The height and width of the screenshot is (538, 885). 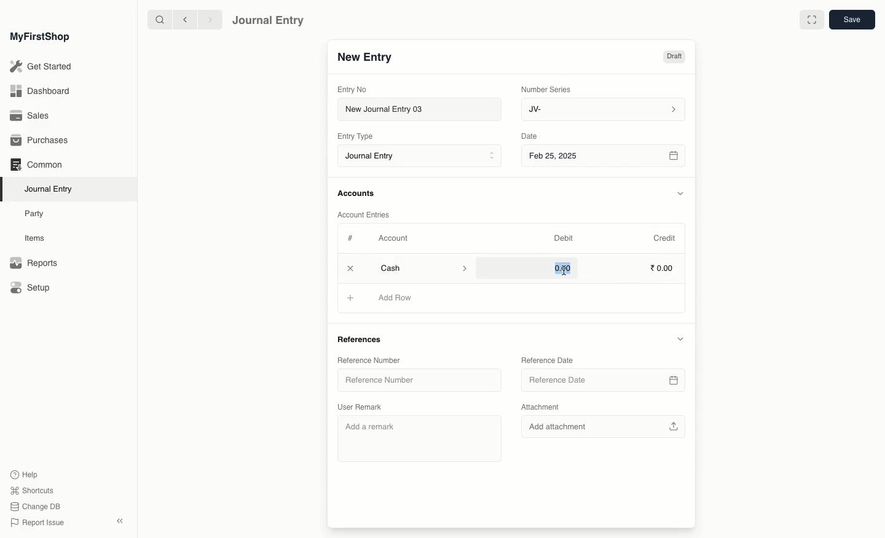 What do you see at coordinates (549, 359) in the screenshot?
I see `Reference Date` at bounding box center [549, 359].